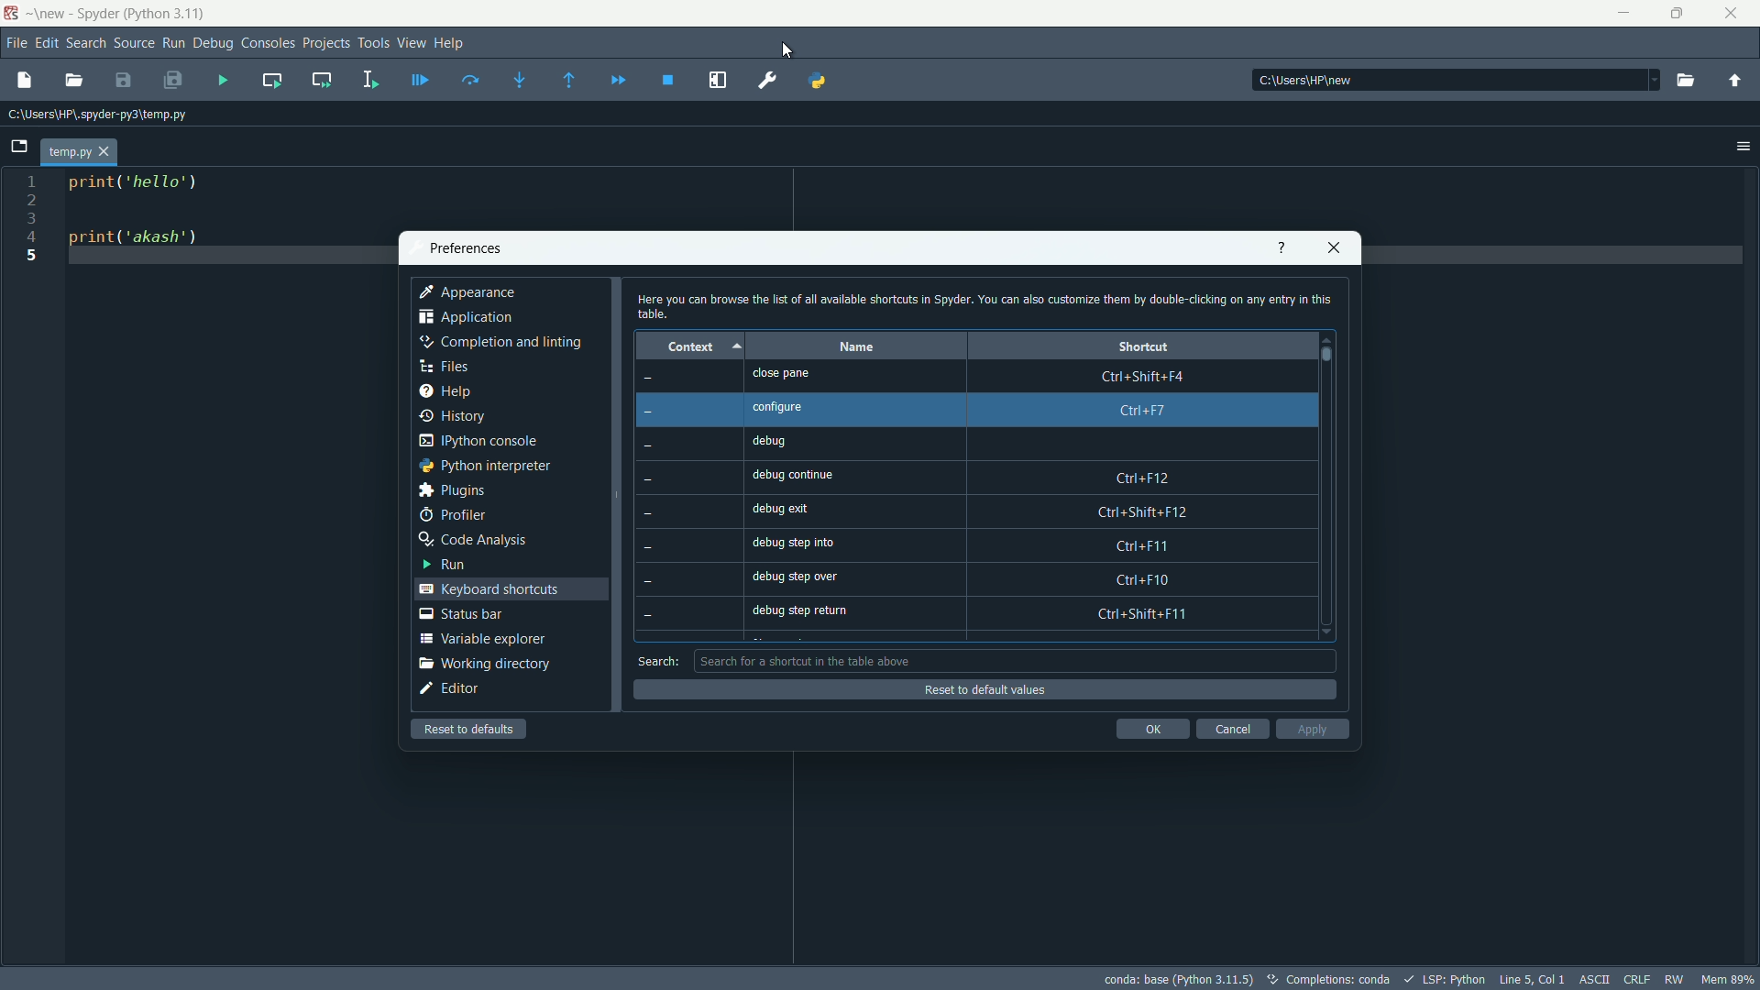  I want to click on file eol status, so click(1635, 977).